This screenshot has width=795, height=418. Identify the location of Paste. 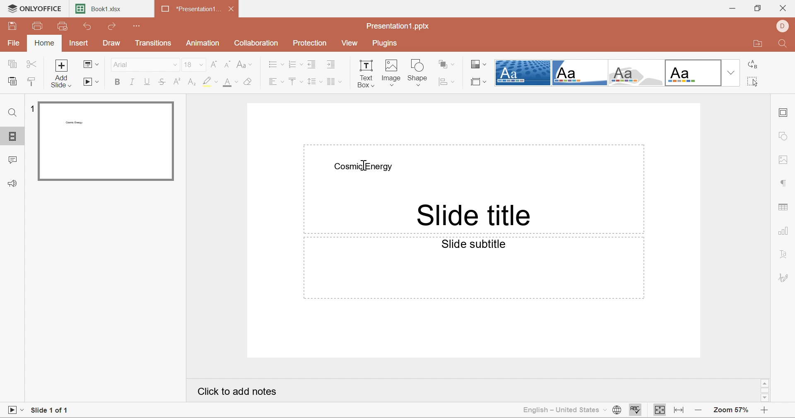
(14, 82).